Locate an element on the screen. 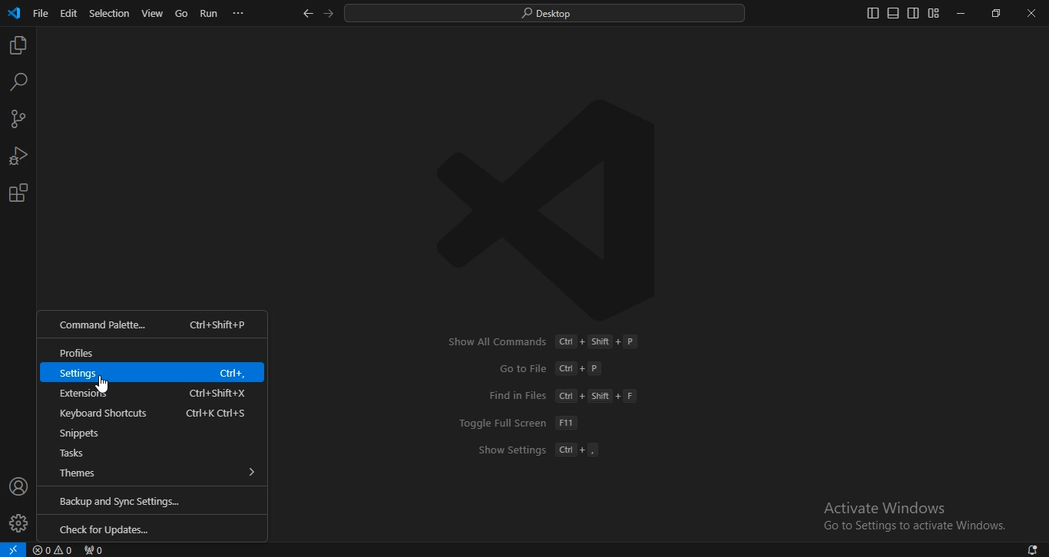 The image size is (1049, 557). text is located at coordinates (916, 528).